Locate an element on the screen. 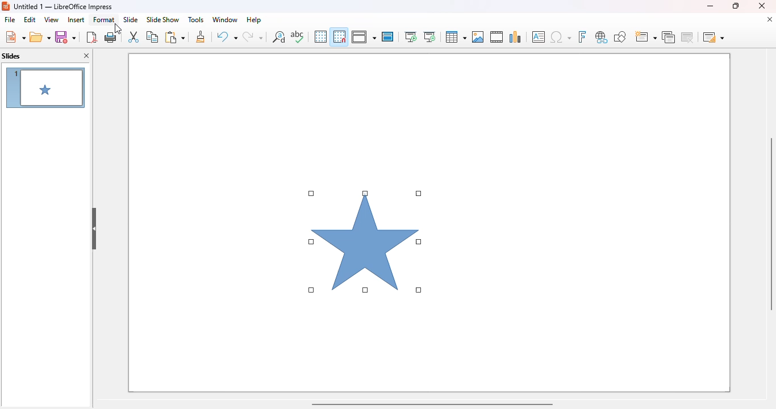  new is located at coordinates (15, 37).